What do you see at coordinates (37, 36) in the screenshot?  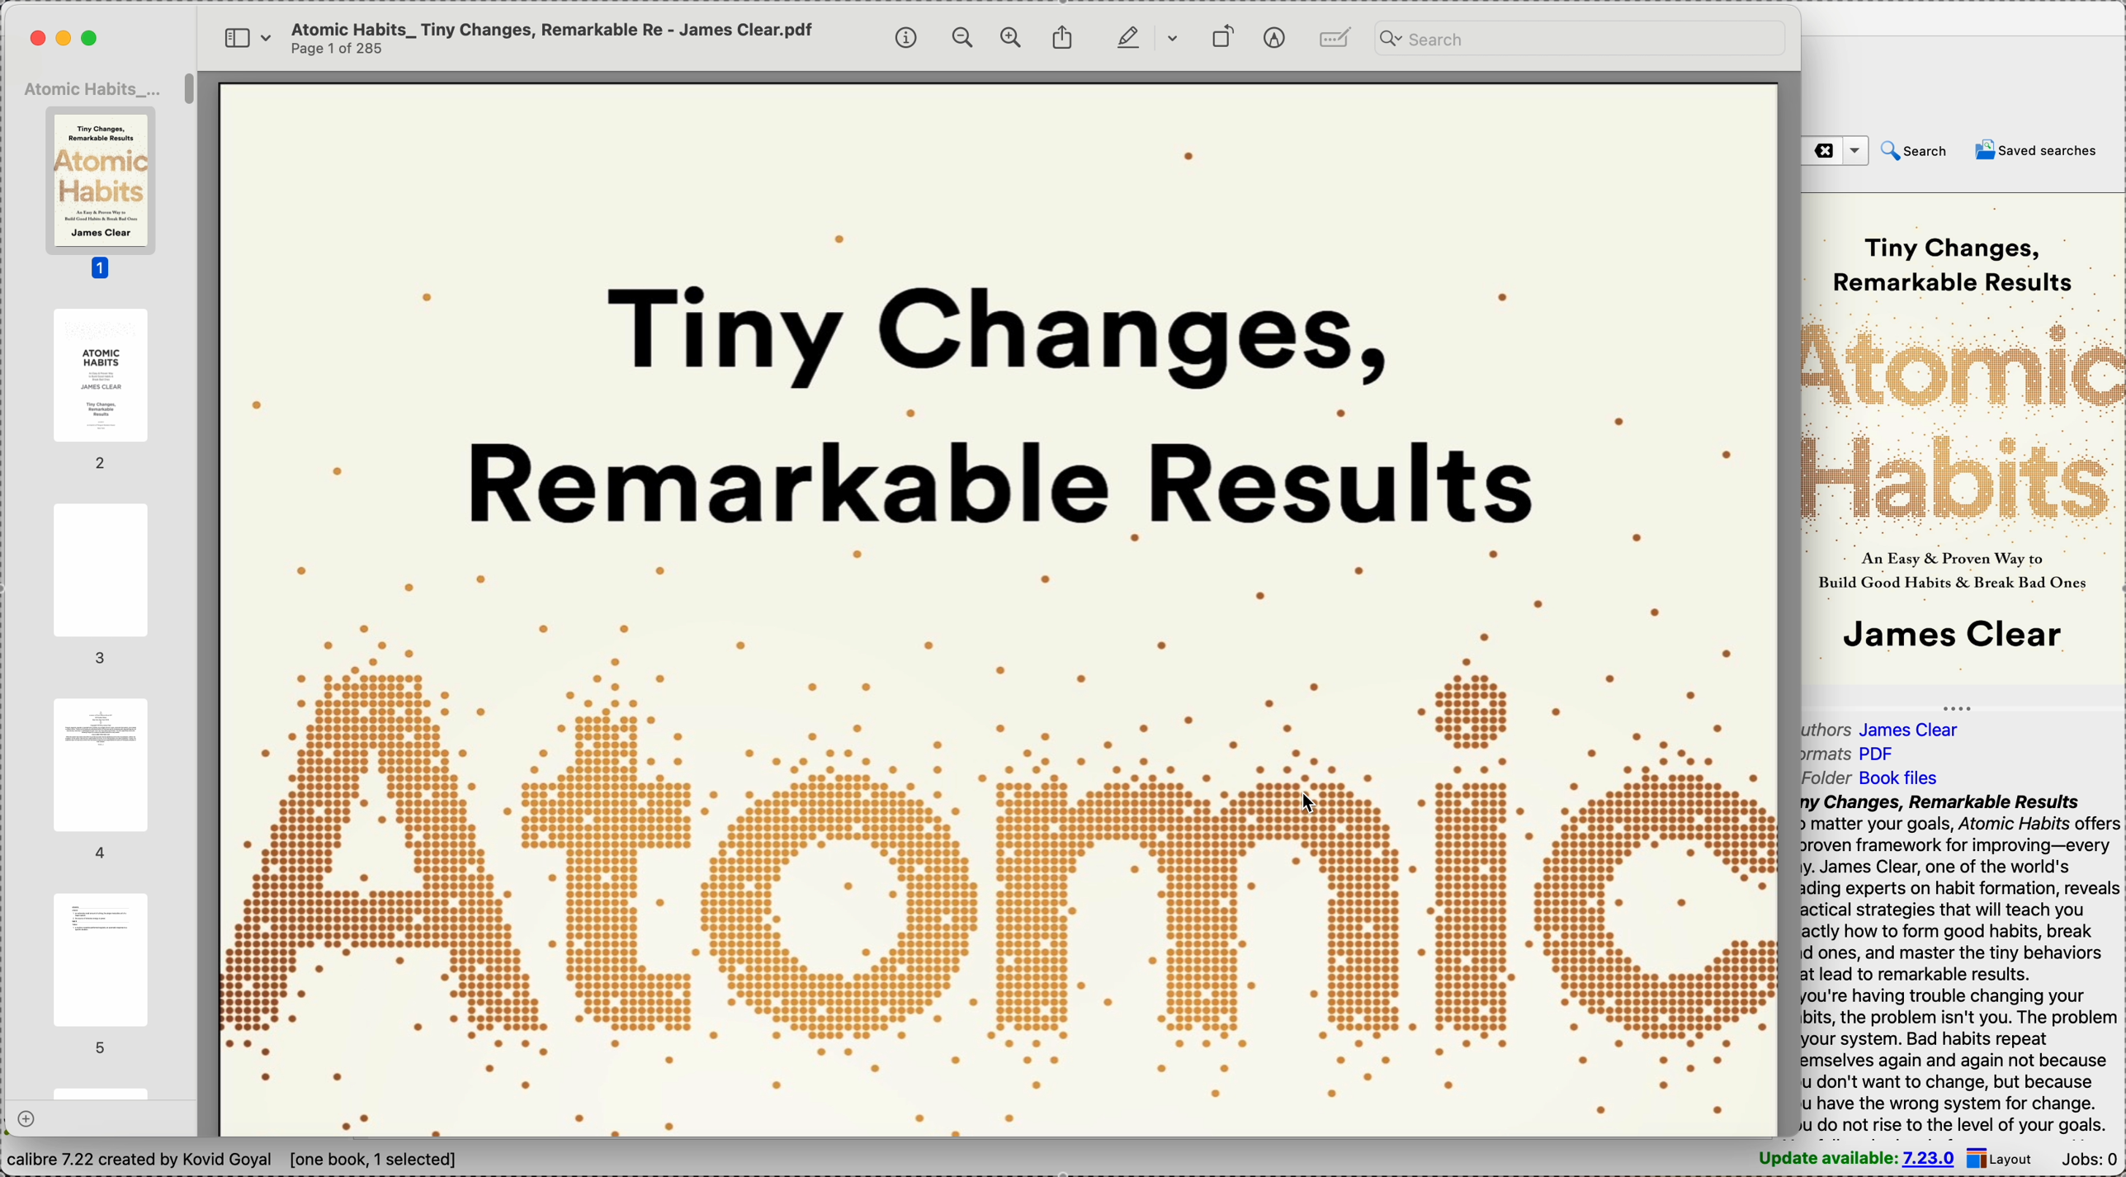 I see `close` at bounding box center [37, 36].